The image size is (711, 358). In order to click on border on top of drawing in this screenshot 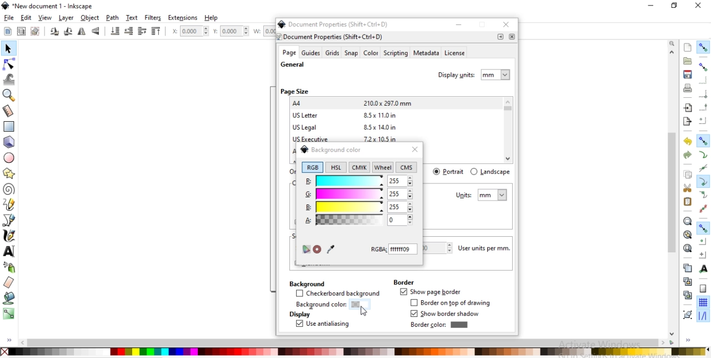, I will do `click(453, 303)`.